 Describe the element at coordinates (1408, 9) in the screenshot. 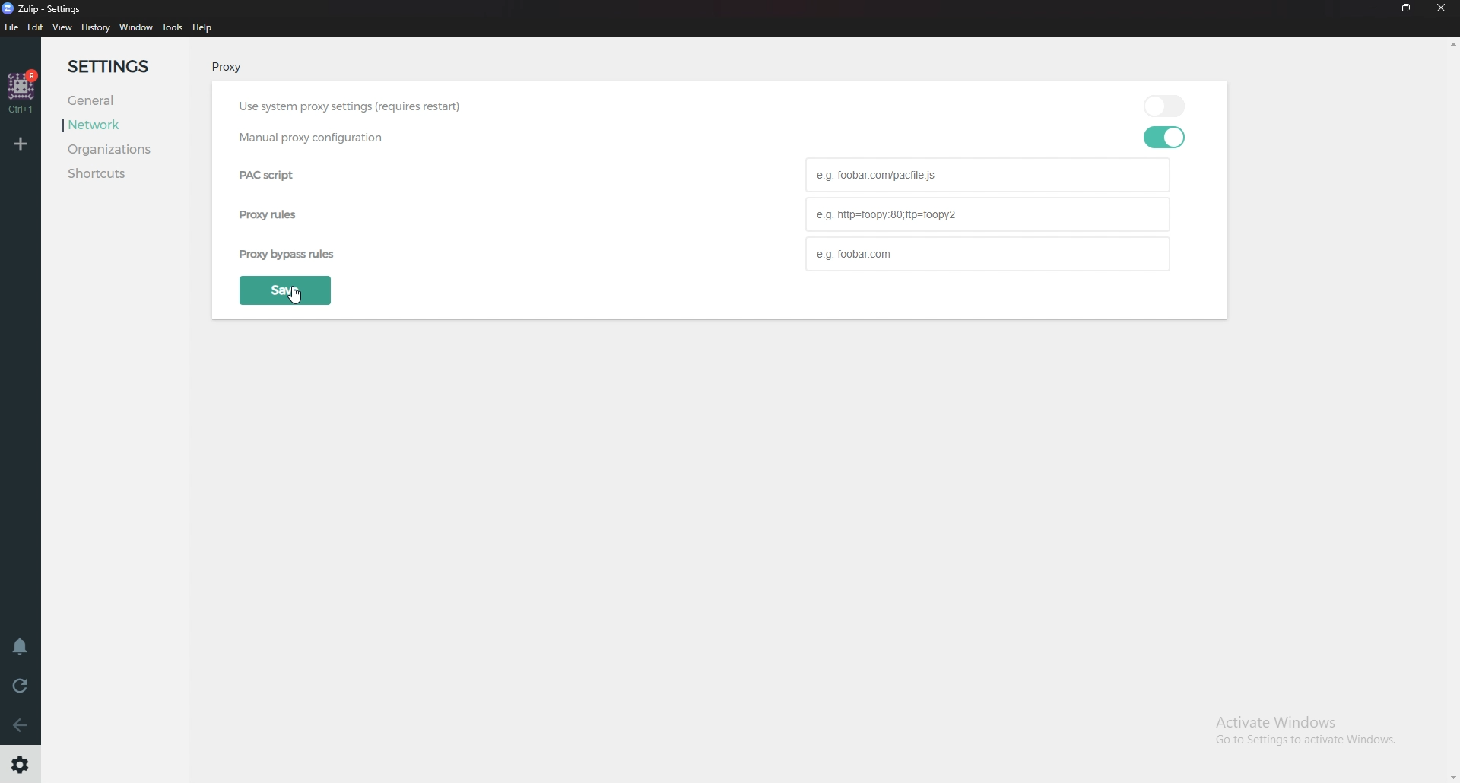

I see `resize` at that location.